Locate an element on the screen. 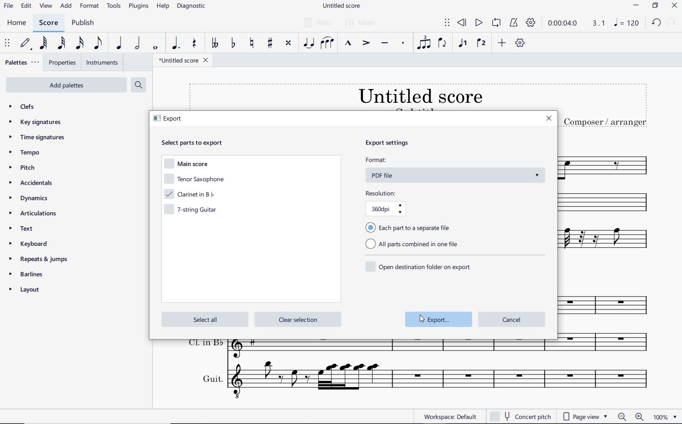 The width and height of the screenshot is (682, 424). MARCATO is located at coordinates (348, 43).